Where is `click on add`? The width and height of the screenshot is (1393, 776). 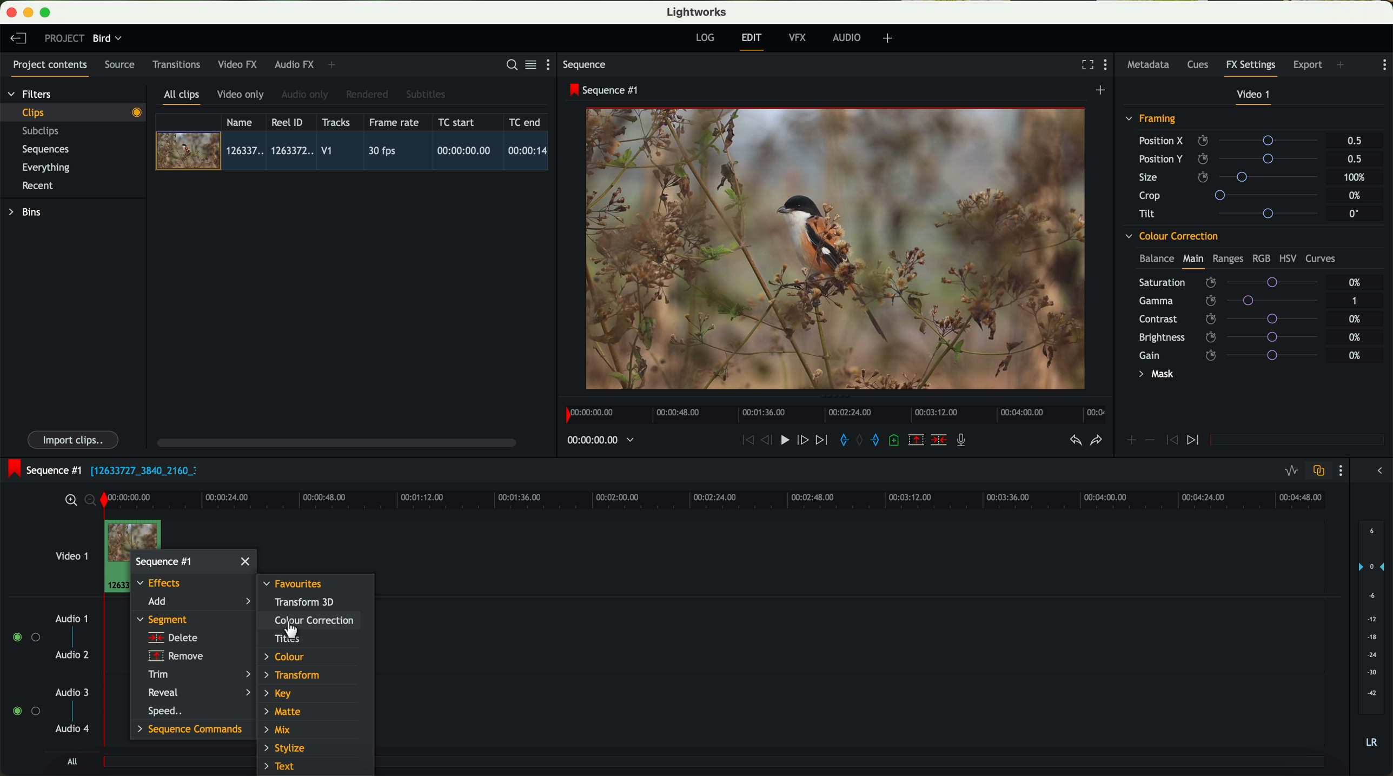
click on add is located at coordinates (200, 603).